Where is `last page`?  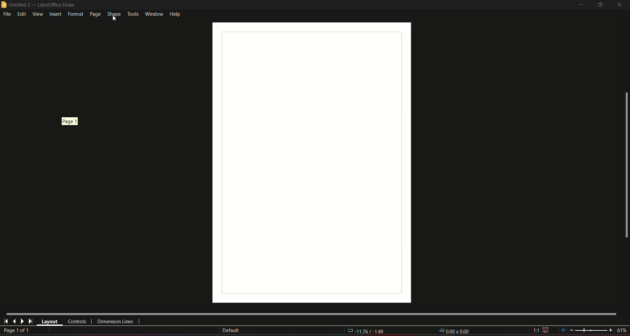
last page is located at coordinates (14, 321).